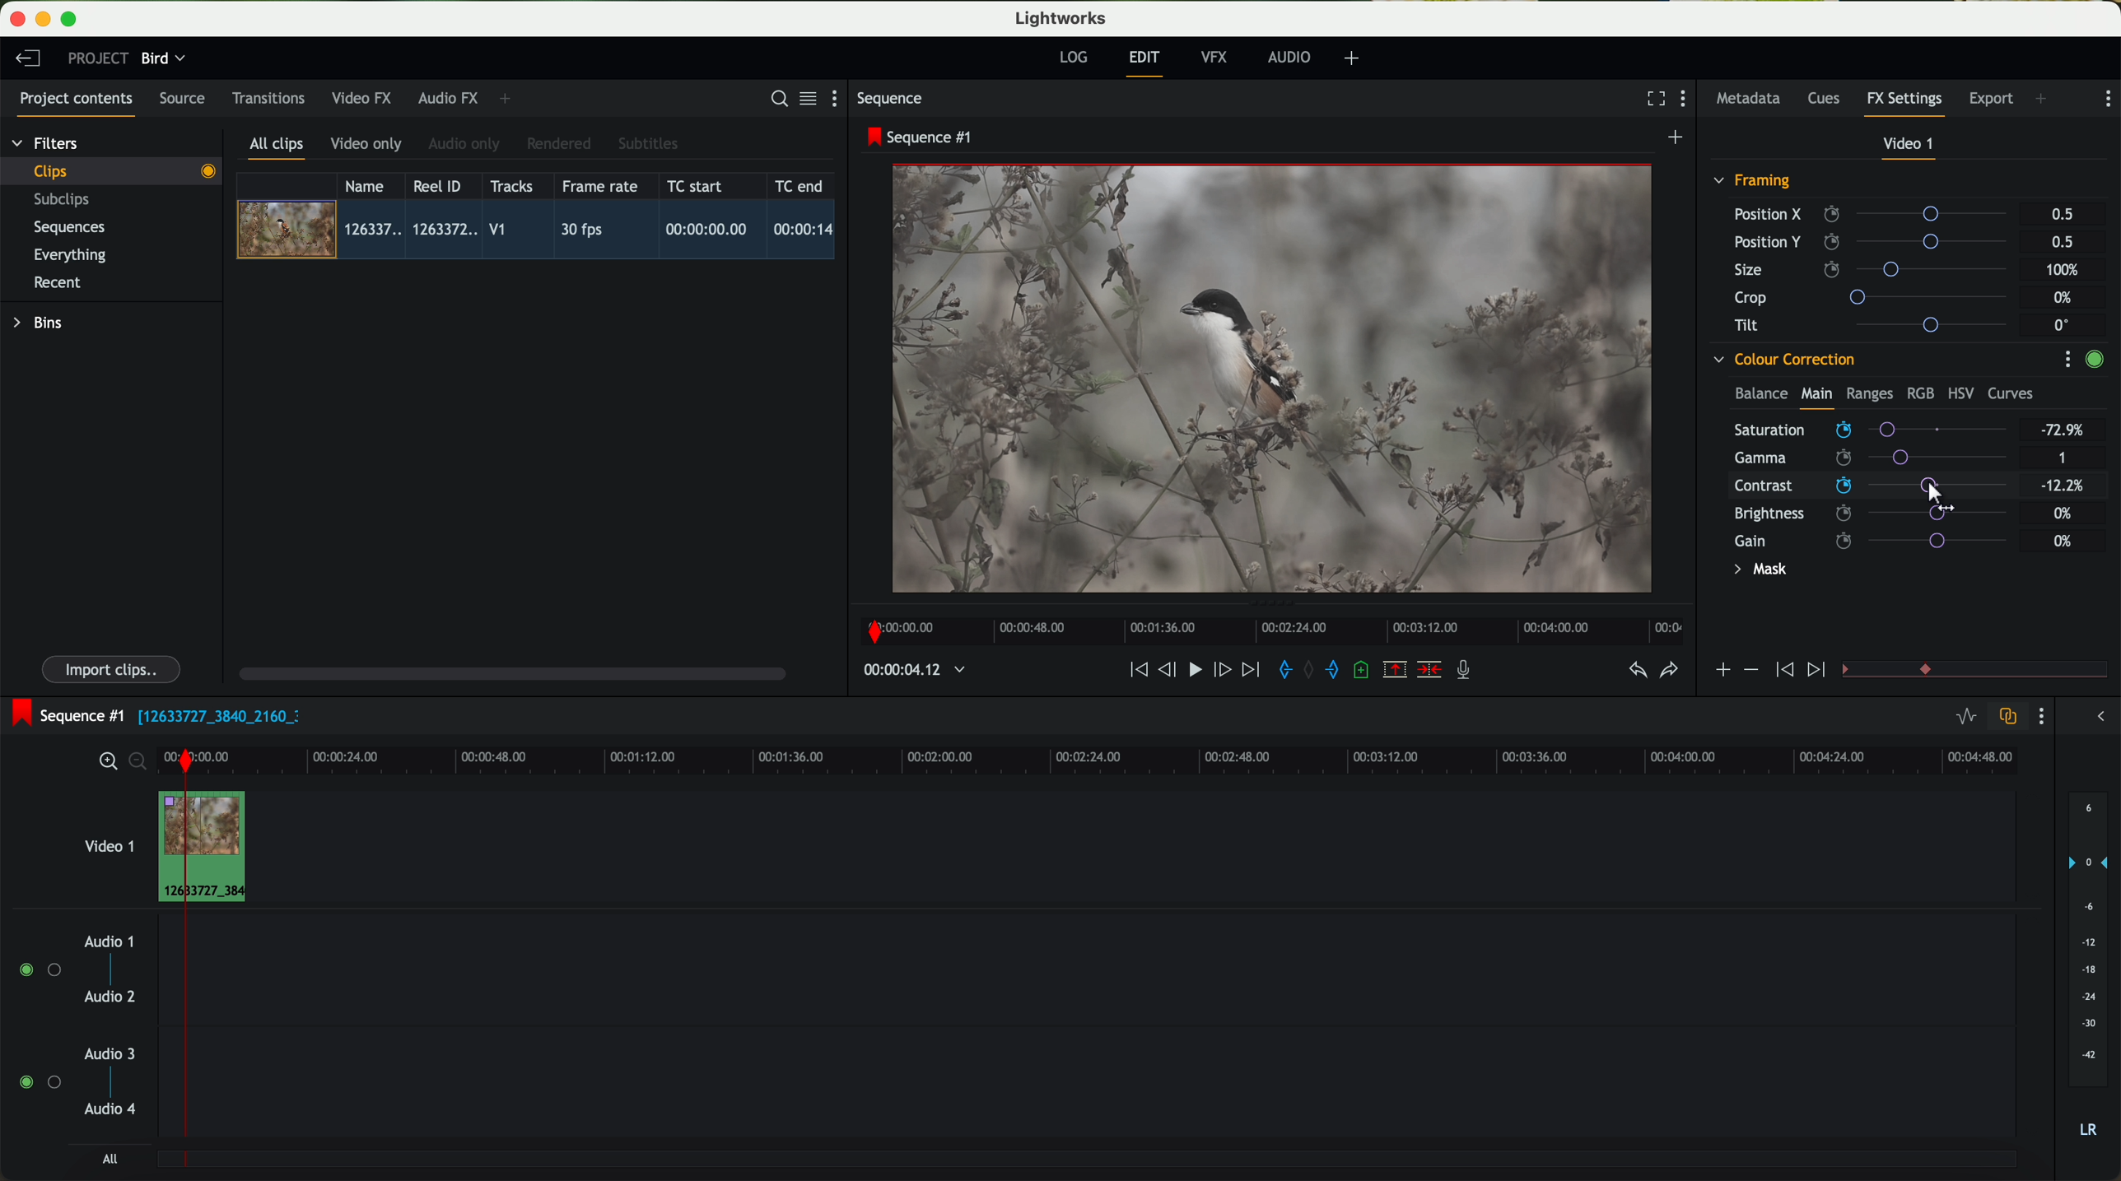 This screenshot has width=2121, height=1181. Describe the element at coordinates (449, 97) in the screenshot. I see `audio FX` at that location.